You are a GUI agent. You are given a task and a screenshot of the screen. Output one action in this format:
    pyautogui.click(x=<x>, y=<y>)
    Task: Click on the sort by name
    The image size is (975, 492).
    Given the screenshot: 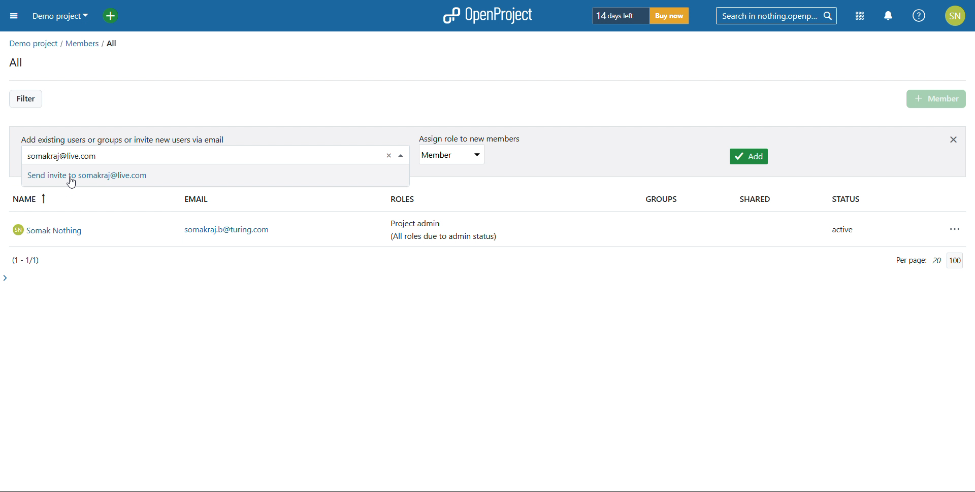 What is the action you would take?
    pyautogui.click(x=93, y=199)
    